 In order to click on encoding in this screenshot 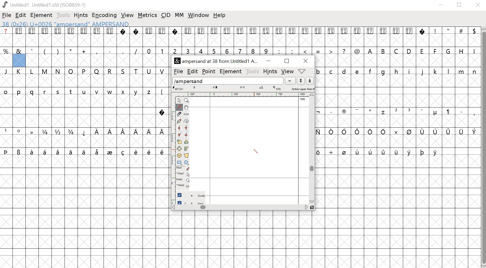, I will do `click(104, 15)`.